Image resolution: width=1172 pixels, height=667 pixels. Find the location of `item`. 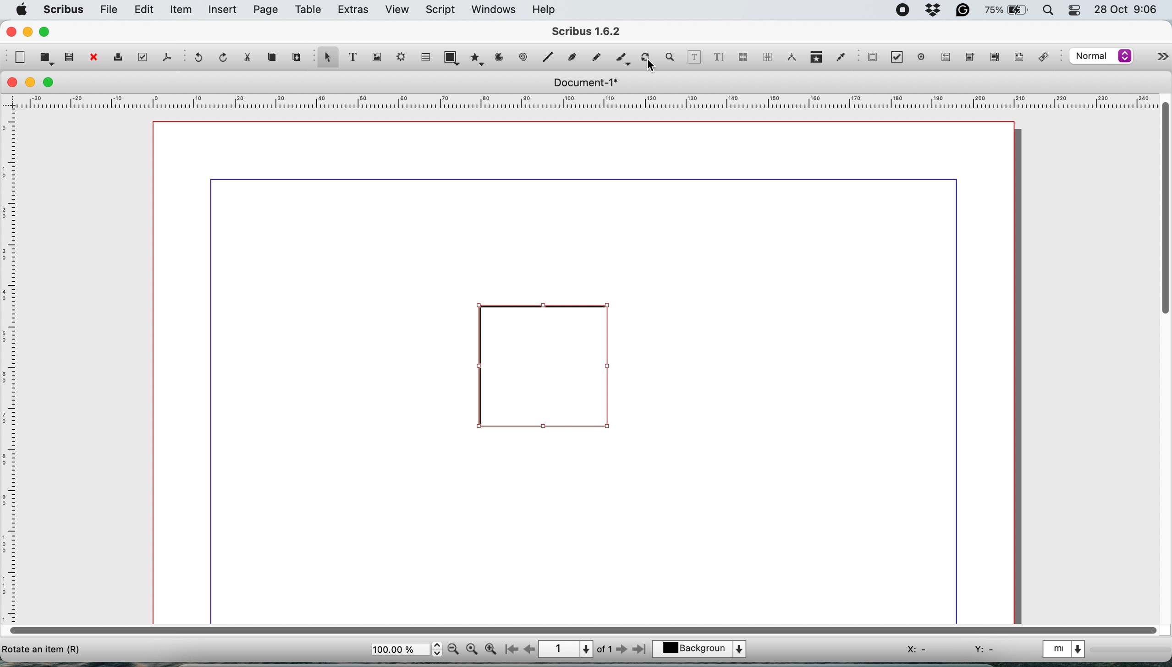

item is located at coordinates (182, 11).